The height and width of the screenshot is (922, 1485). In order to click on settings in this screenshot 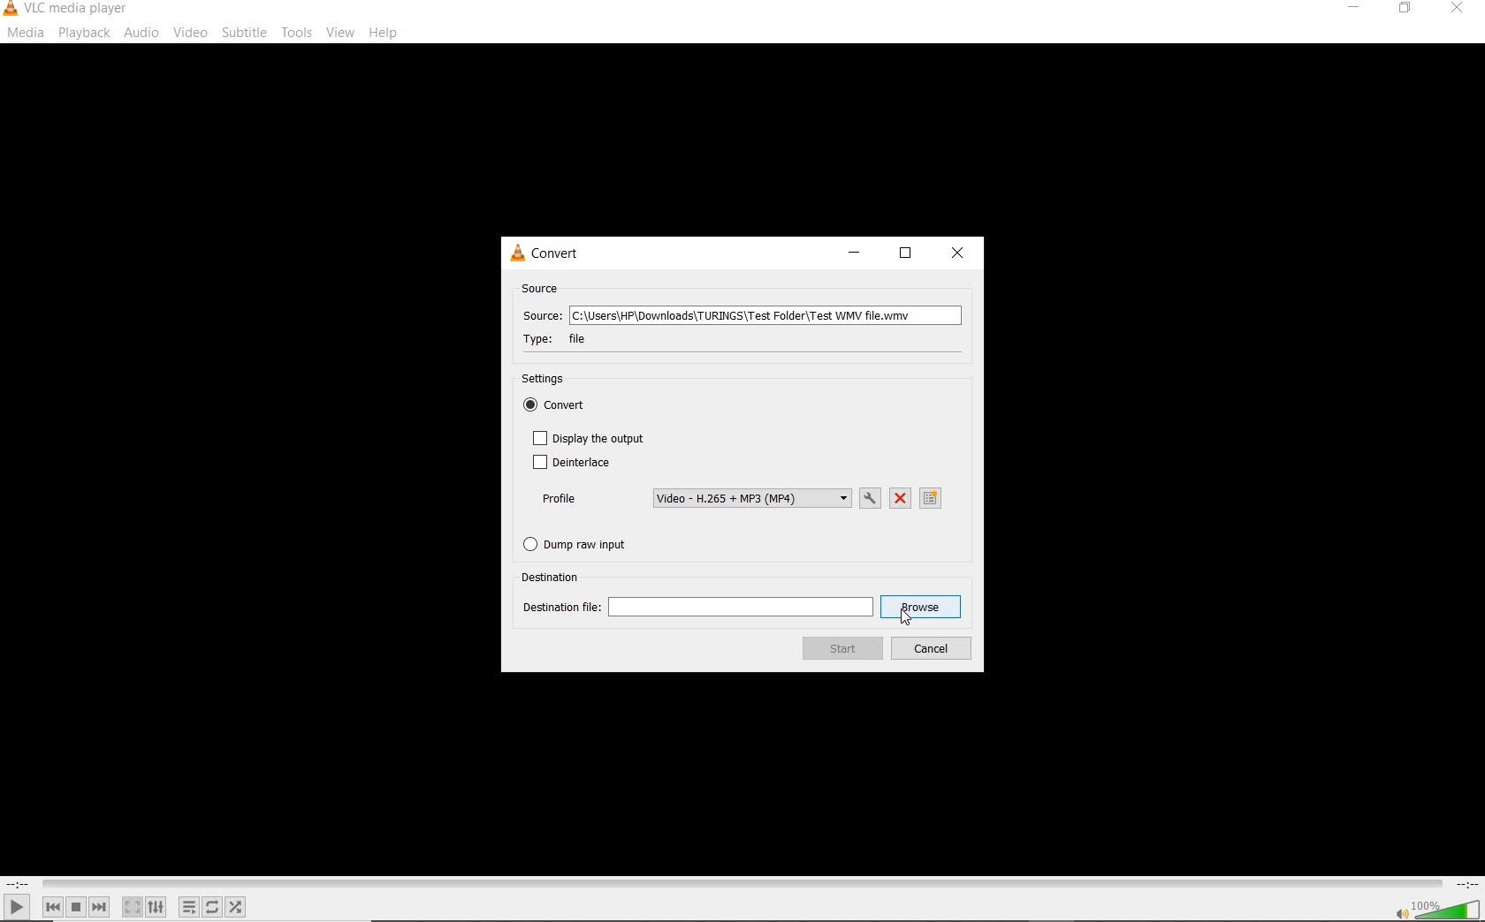, I will do `click(551, 380)`.